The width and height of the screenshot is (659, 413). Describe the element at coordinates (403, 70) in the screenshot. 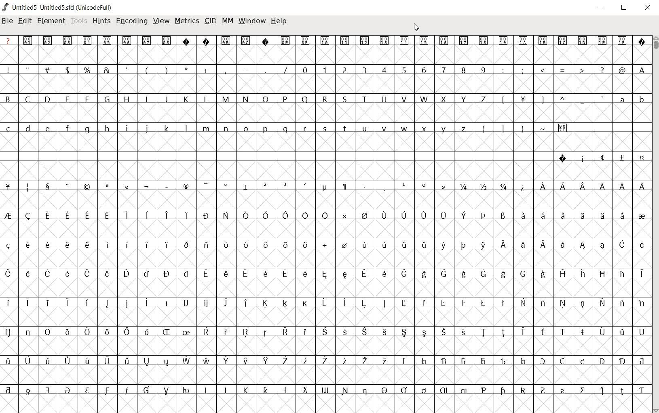

I see `5` at that location.